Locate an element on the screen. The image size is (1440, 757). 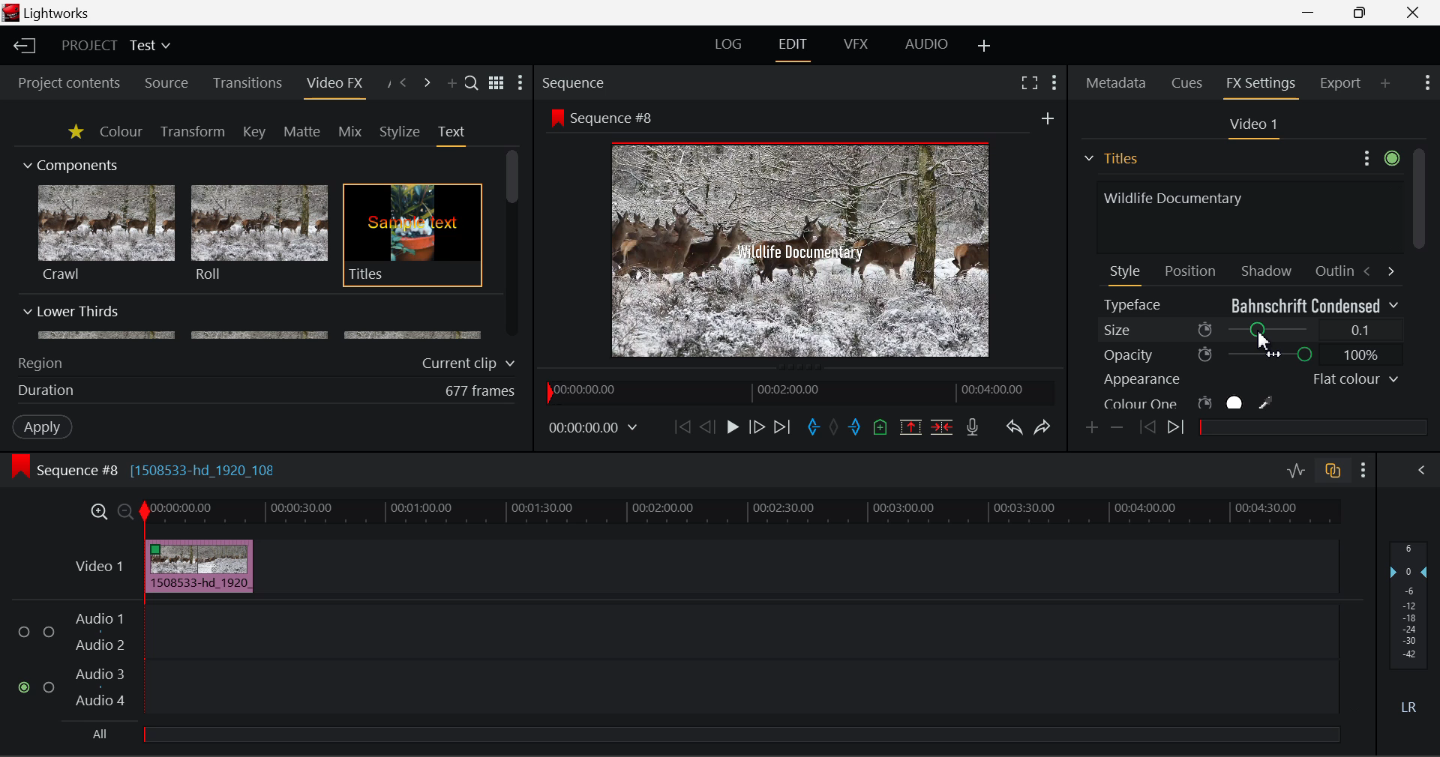
Project Timeline Navigator is located at coordinates (799, 389).